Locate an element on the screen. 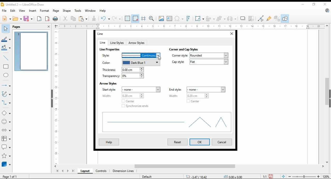 The width and height of the screenshot is (331, 179). start style is located at coordinates (132, 90).